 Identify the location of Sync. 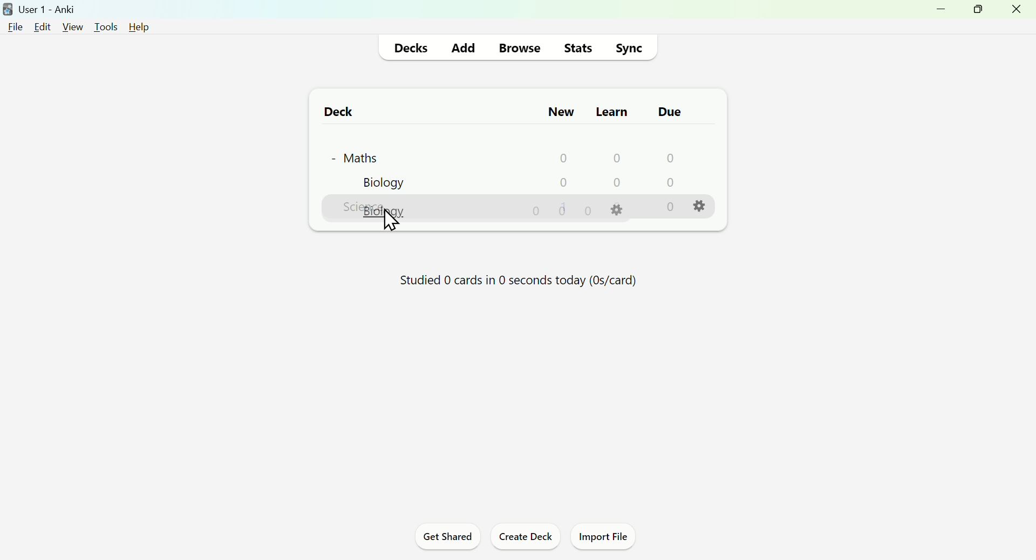
(632, 46).